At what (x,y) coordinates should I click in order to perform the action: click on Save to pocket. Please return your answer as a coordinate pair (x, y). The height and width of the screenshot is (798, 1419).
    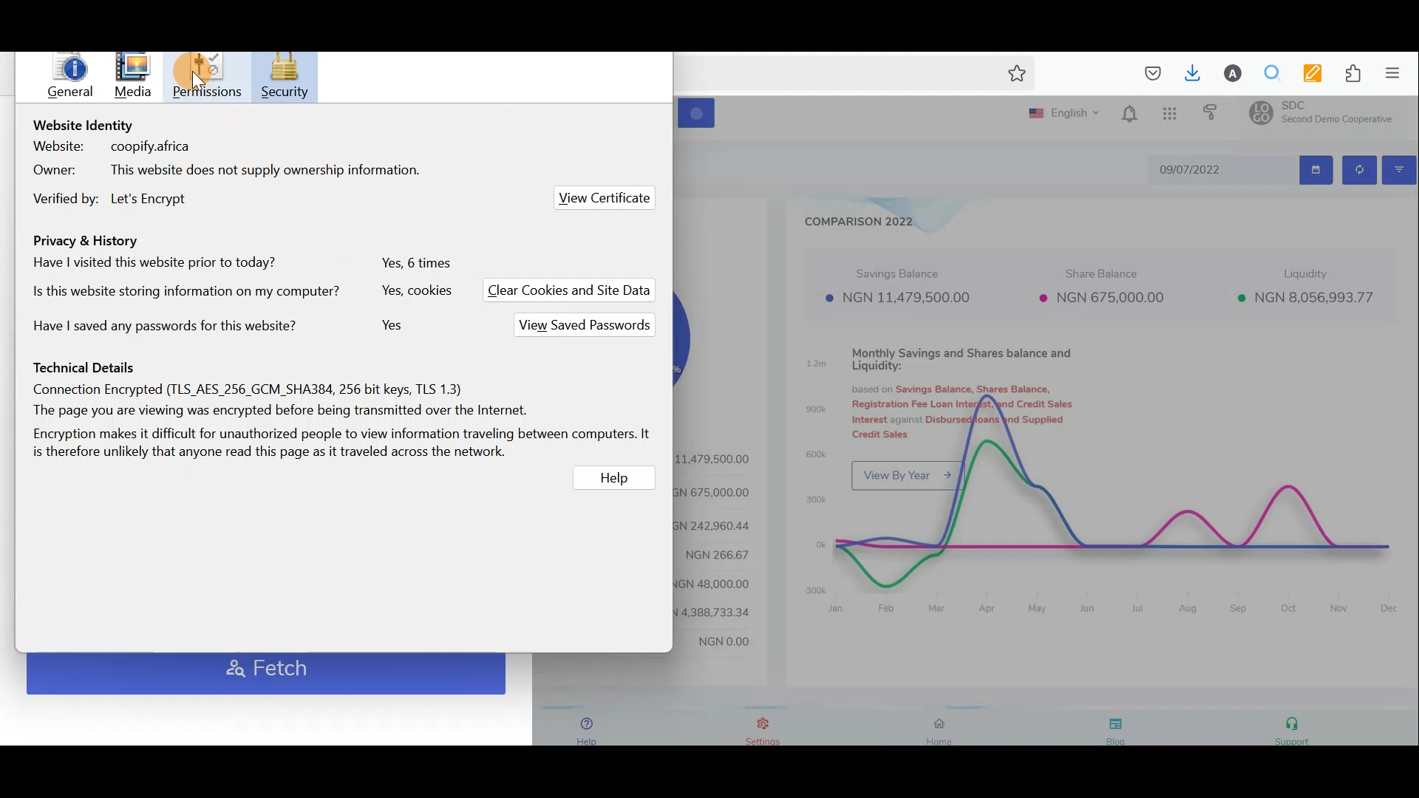
    Looking at the image, I should click on (1147, 74).